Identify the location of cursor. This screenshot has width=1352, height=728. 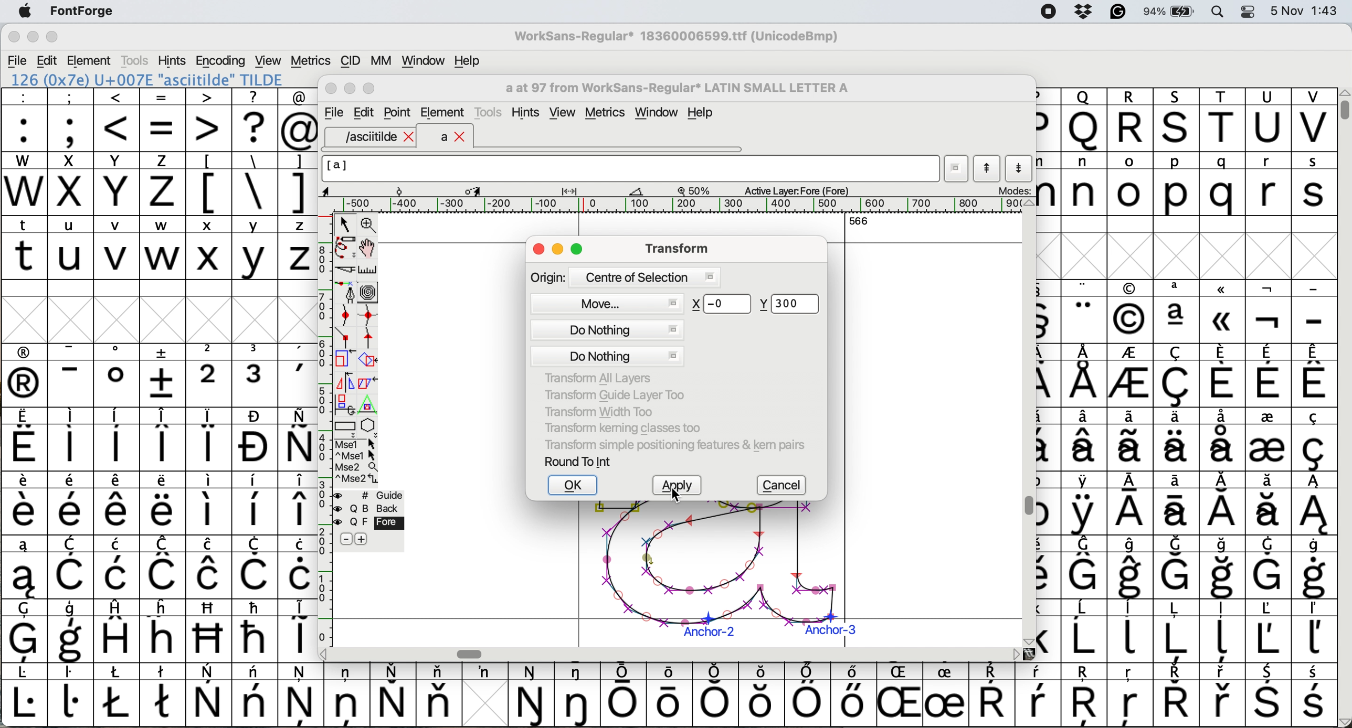
(677, 496).